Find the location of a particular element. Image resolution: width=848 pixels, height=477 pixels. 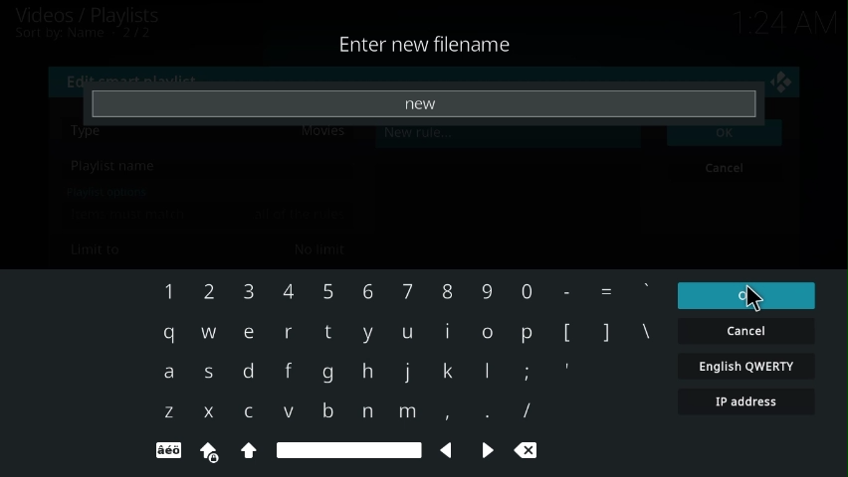

y is located at coordinates (365, 334).